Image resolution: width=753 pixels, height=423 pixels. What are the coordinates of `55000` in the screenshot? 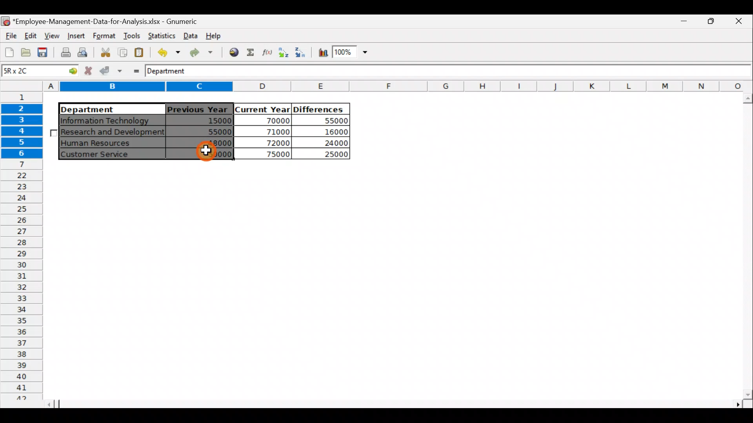 It's located at (215, 132).